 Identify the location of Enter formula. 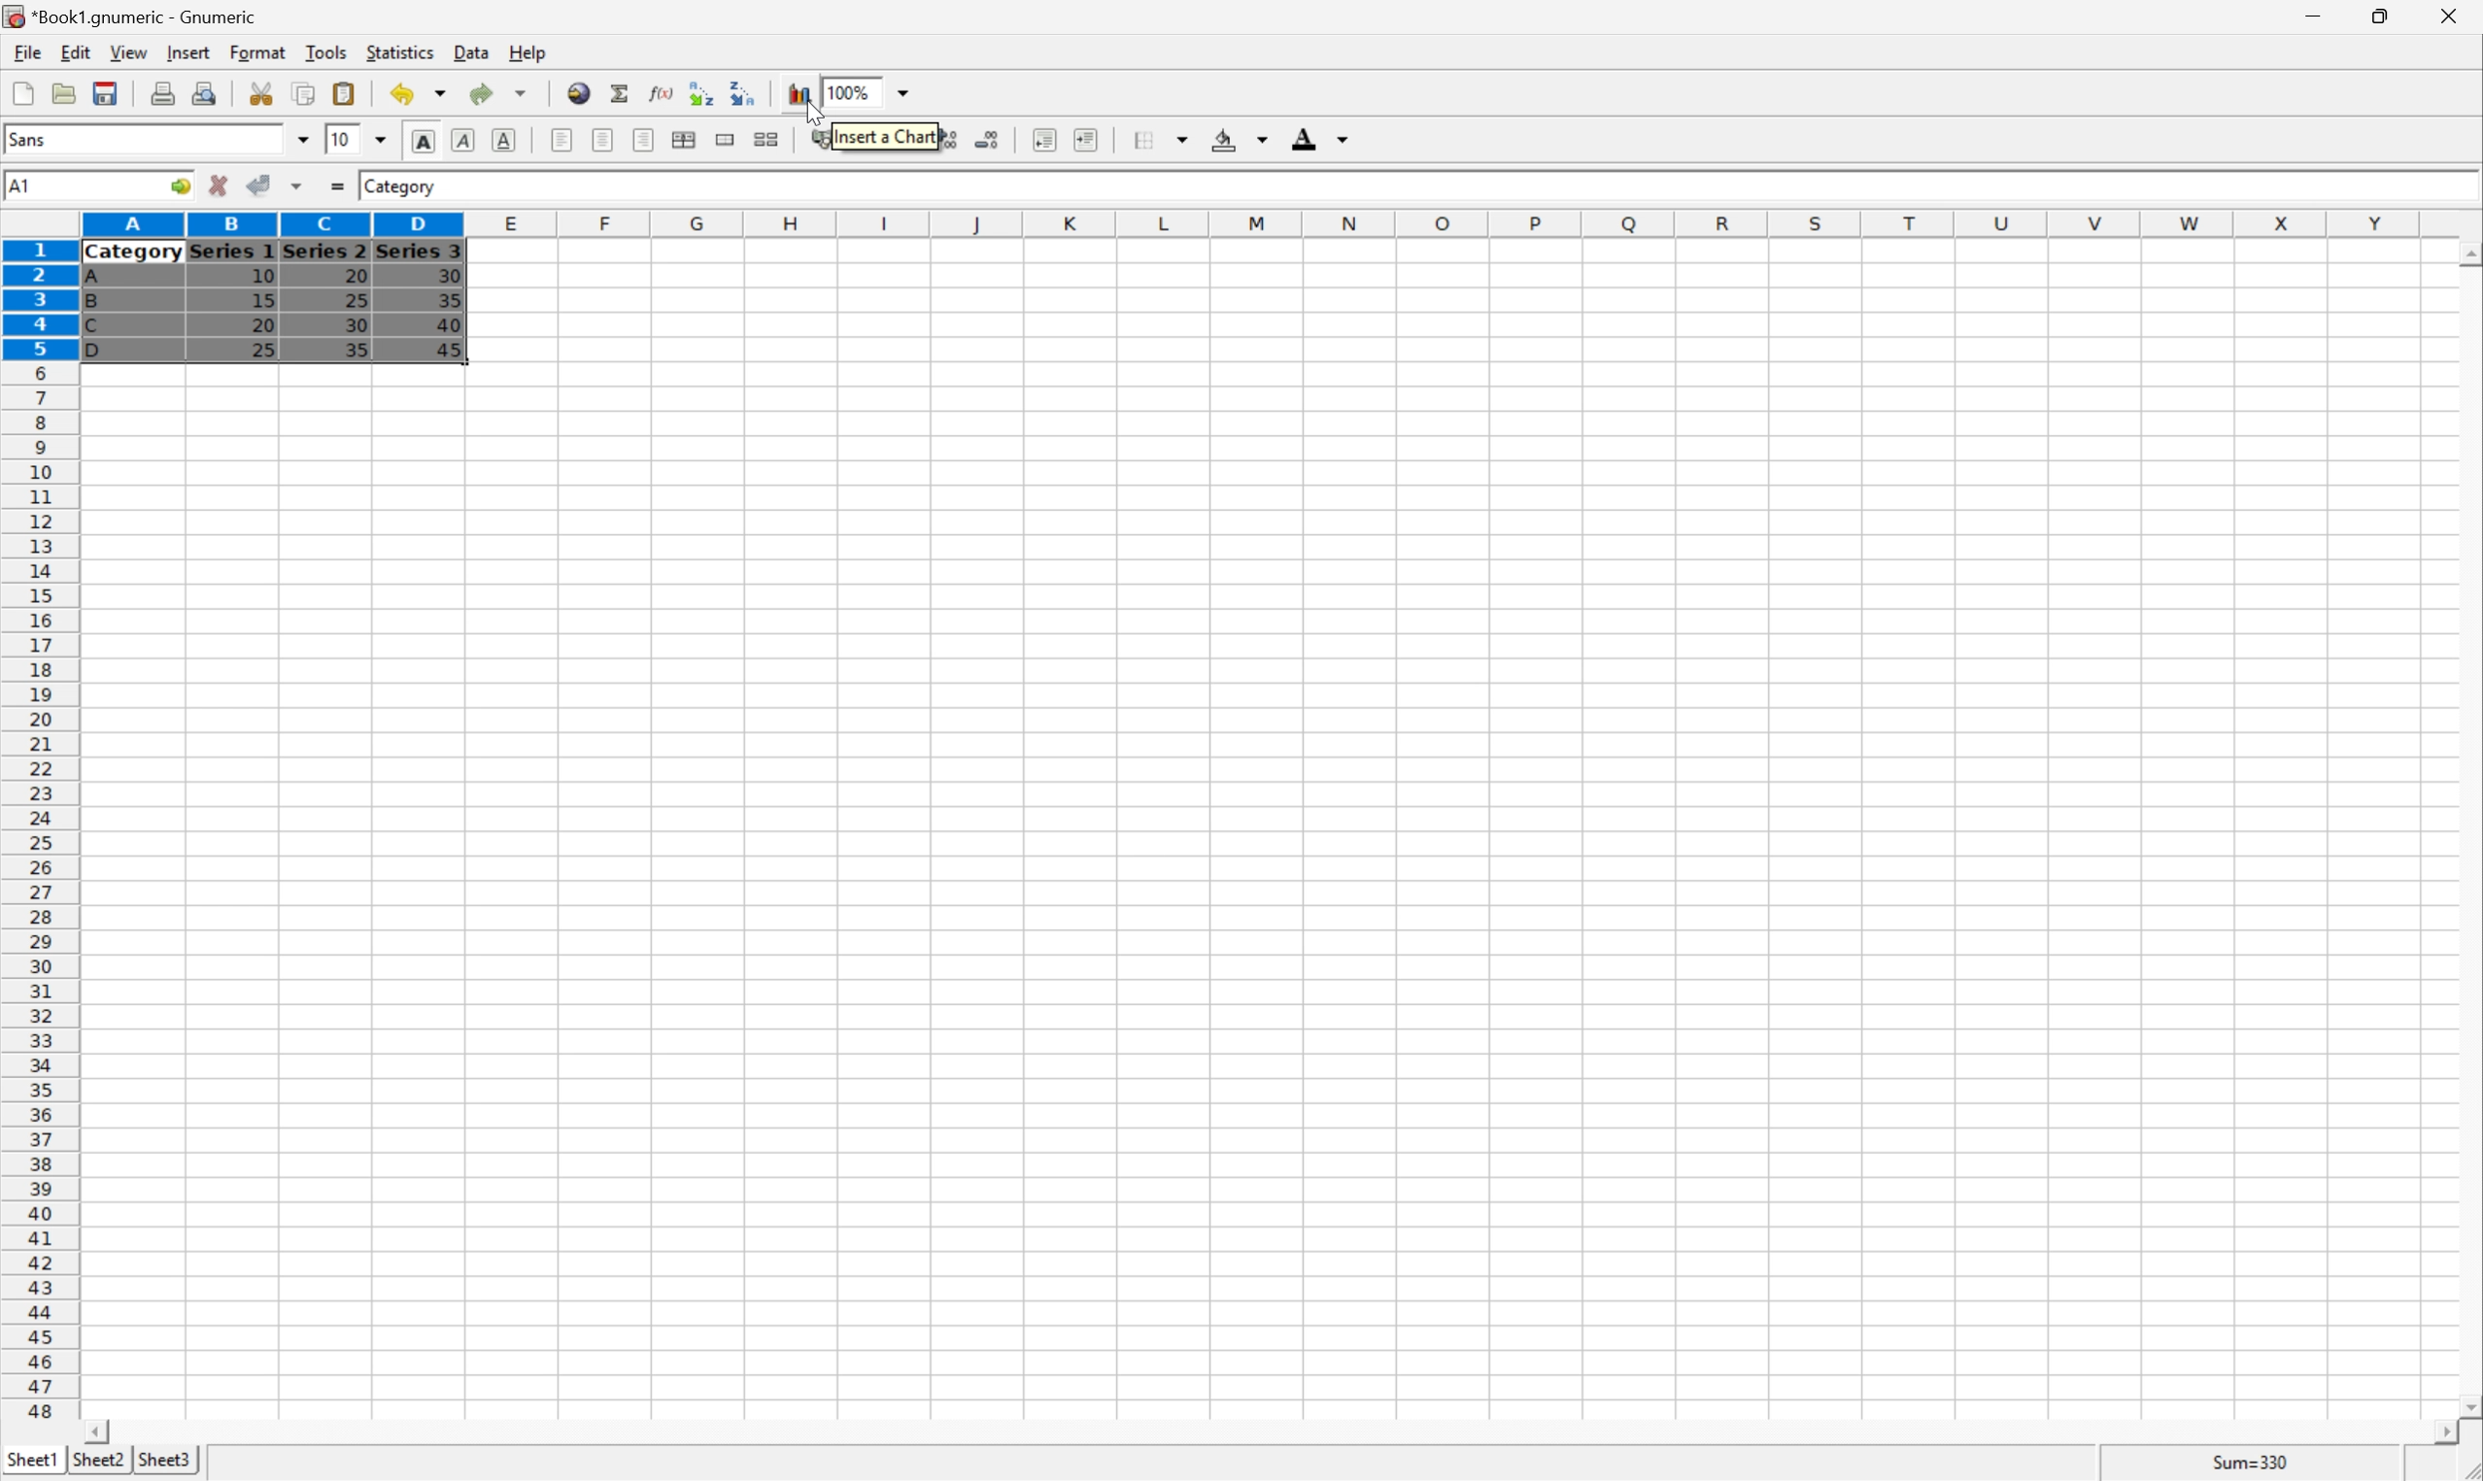
(340, 184).